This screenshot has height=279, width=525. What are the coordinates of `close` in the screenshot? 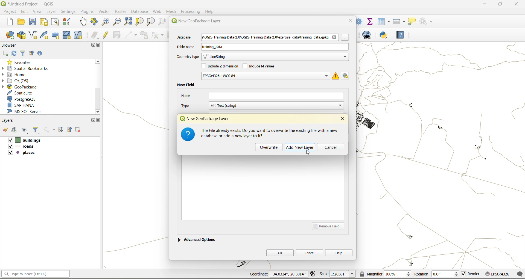 It's located at (343, 119).